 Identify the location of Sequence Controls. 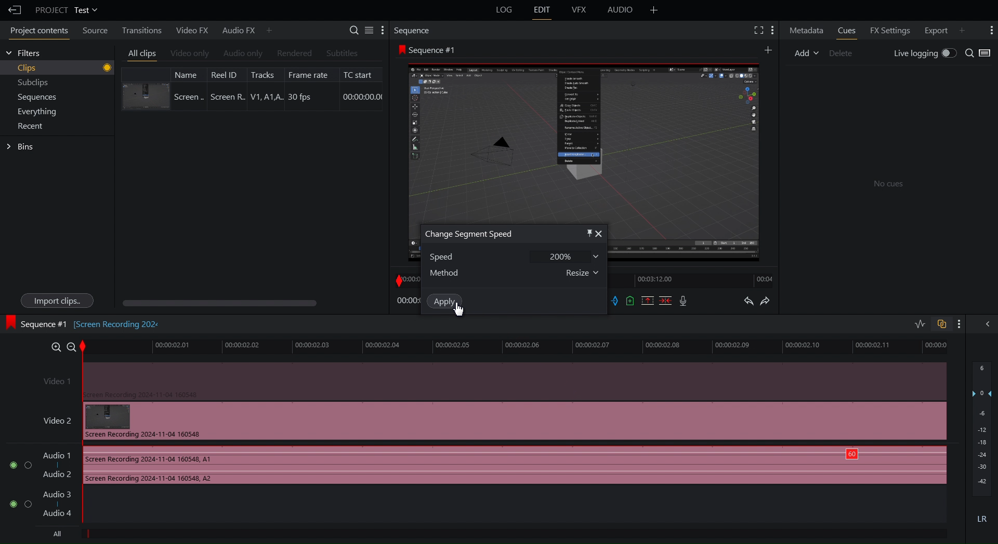
(651, 302).